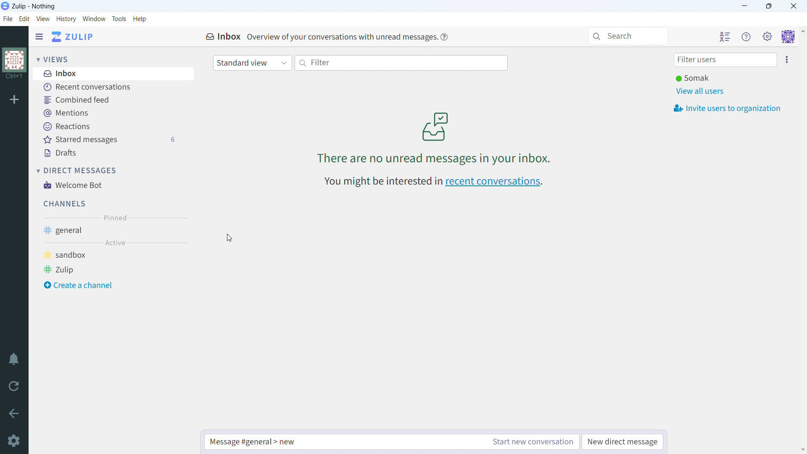 The image size is (807, 454). I want to click on type message, so click(342, 442).